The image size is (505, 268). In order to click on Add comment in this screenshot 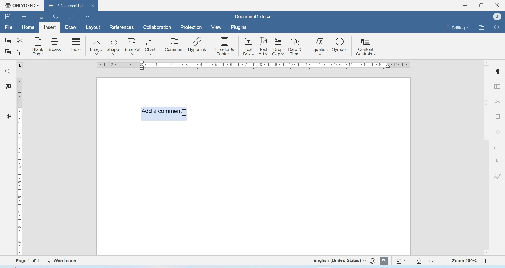, I will do `click(163, 110)`.